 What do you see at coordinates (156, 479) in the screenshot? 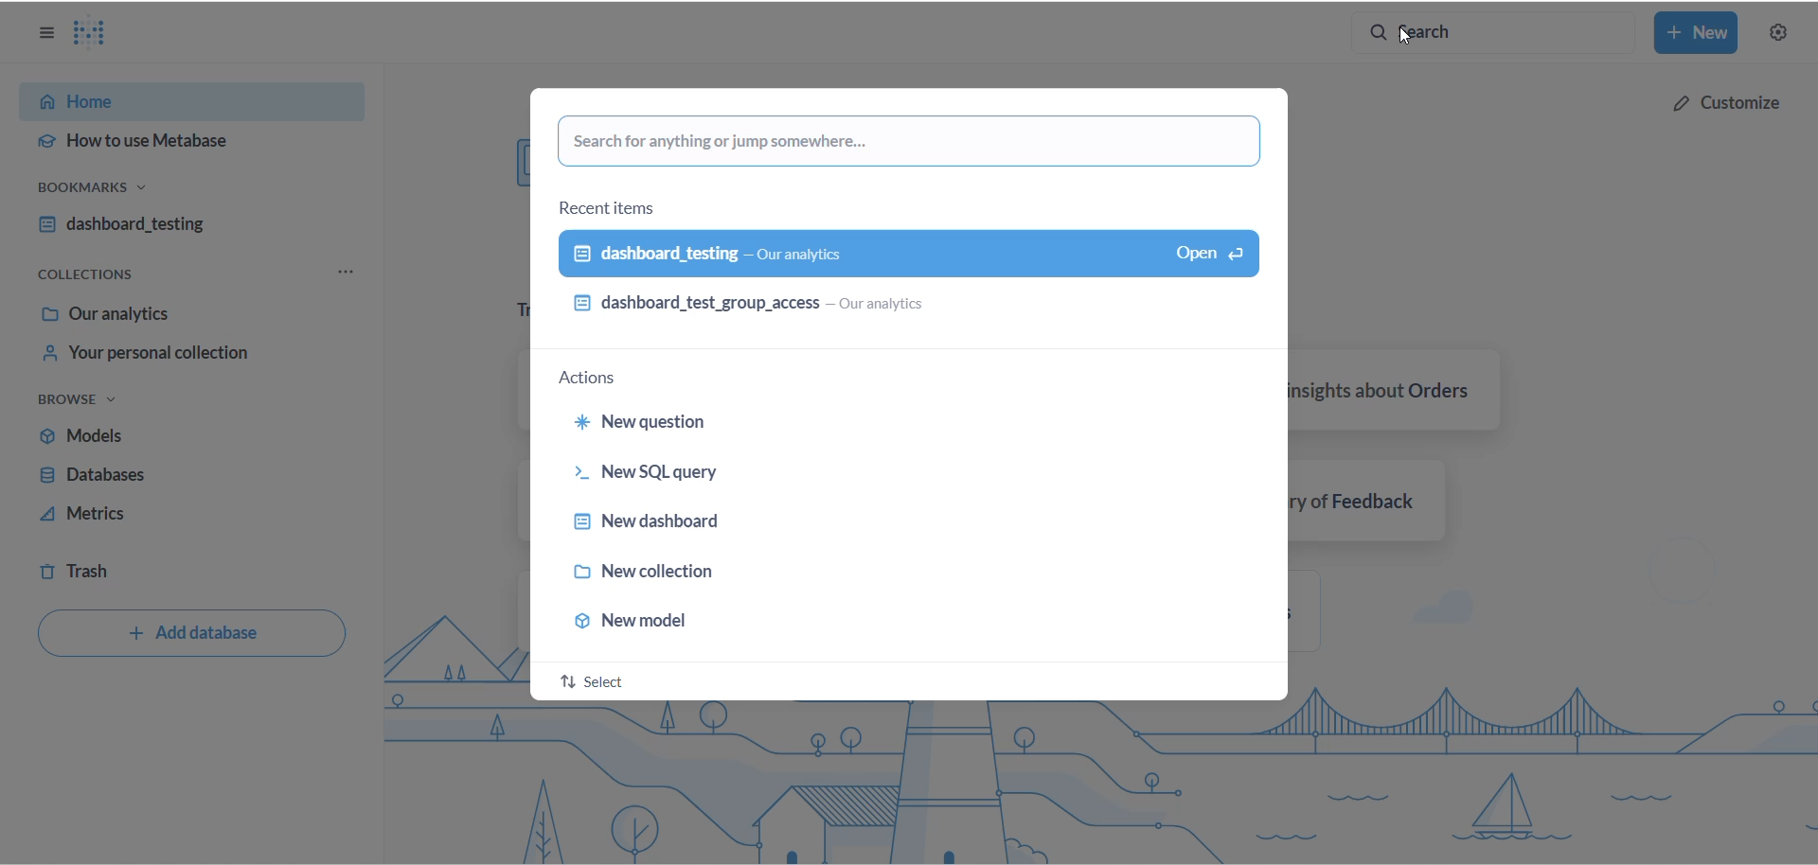
I see `databases` at bounding box center [156, 479].